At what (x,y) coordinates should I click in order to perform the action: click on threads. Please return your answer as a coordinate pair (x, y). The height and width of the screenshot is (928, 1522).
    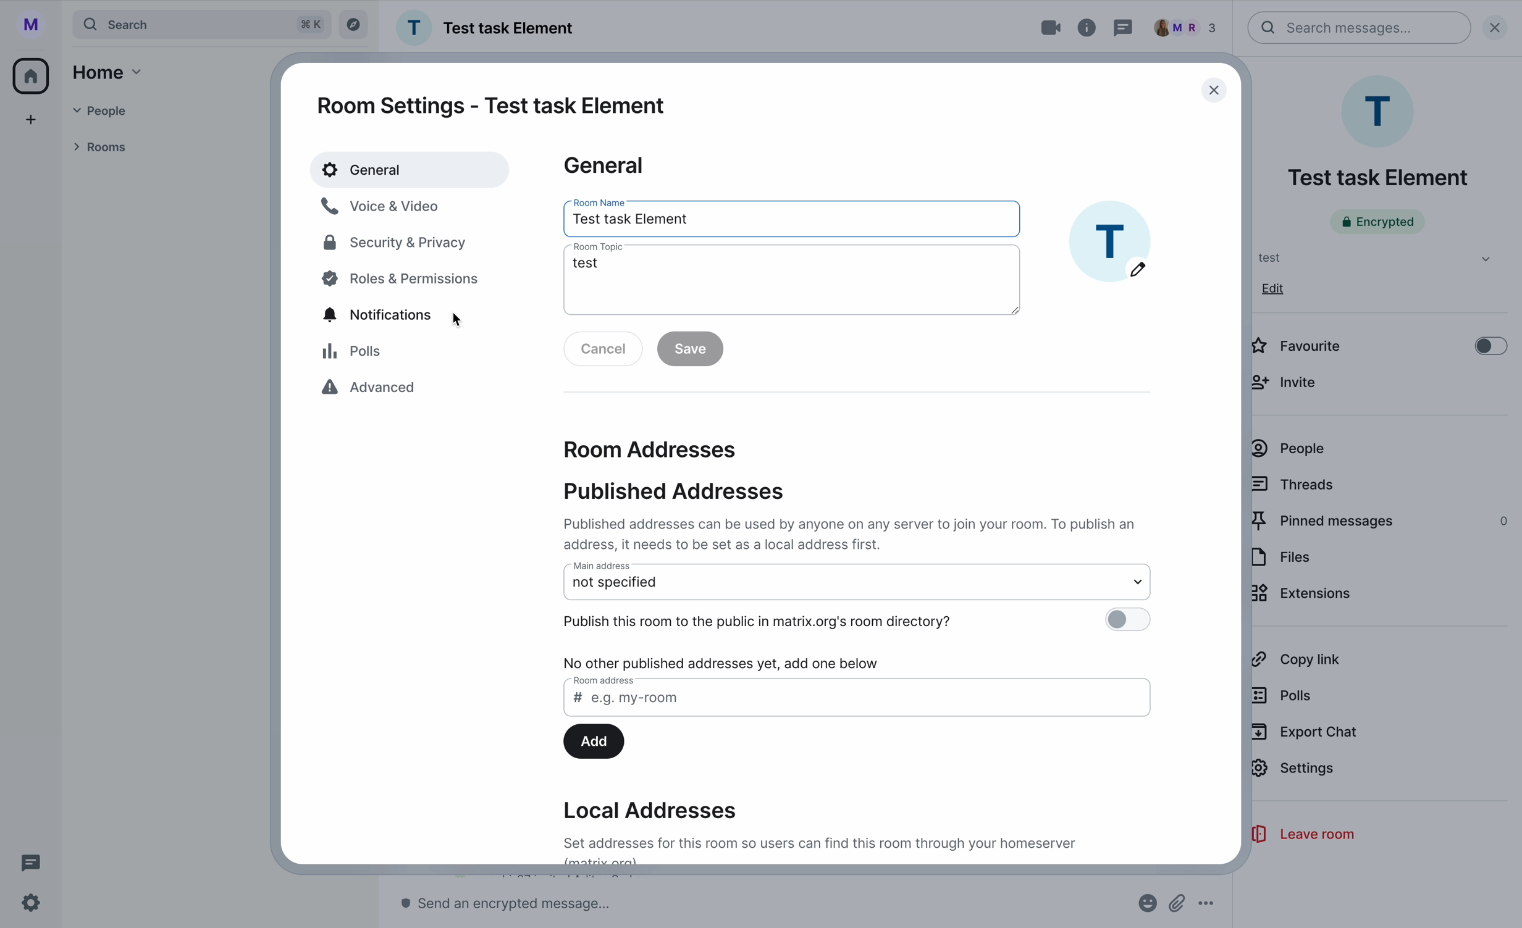
    Looking at the image, I should click on (27, 862).